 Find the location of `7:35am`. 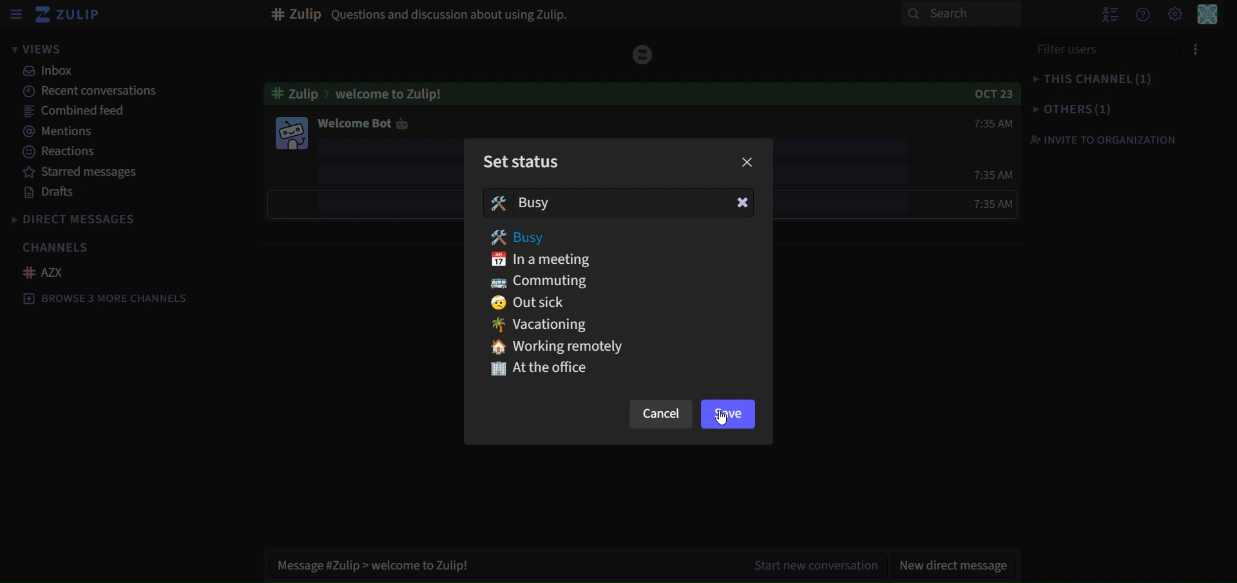

7:35am is located at coordinates (979, 123).